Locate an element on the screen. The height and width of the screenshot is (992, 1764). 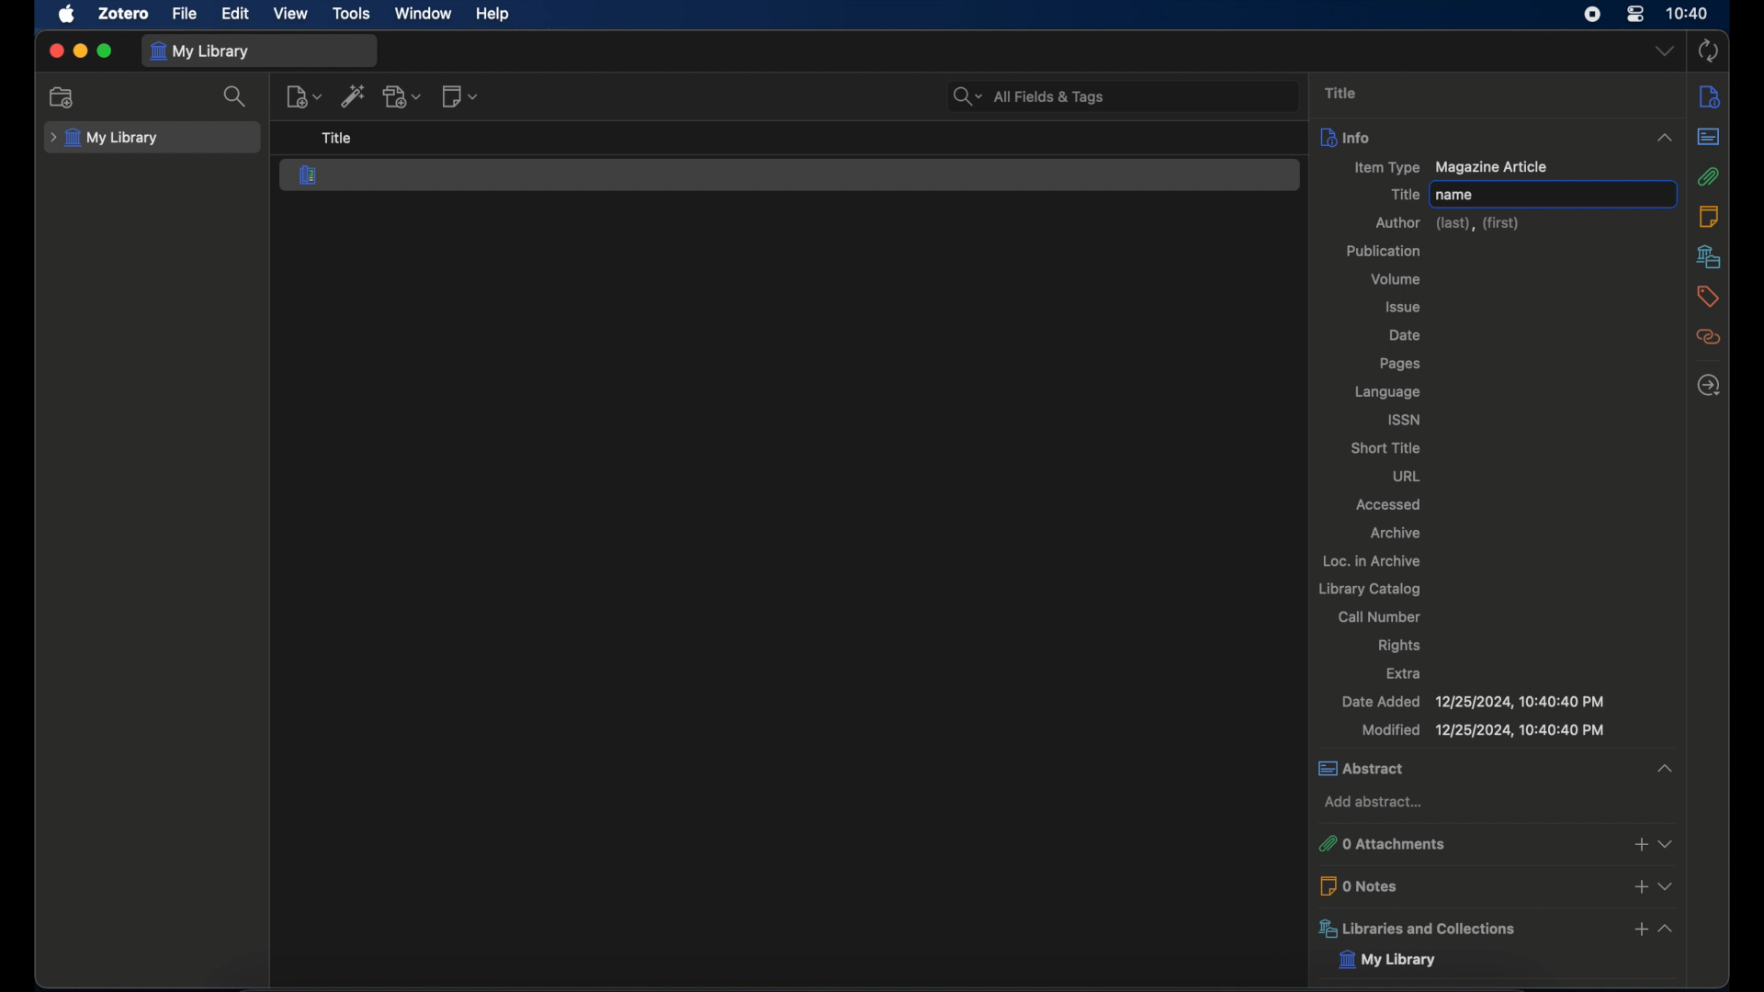
magazine article  is located at coordinates (309, 175).